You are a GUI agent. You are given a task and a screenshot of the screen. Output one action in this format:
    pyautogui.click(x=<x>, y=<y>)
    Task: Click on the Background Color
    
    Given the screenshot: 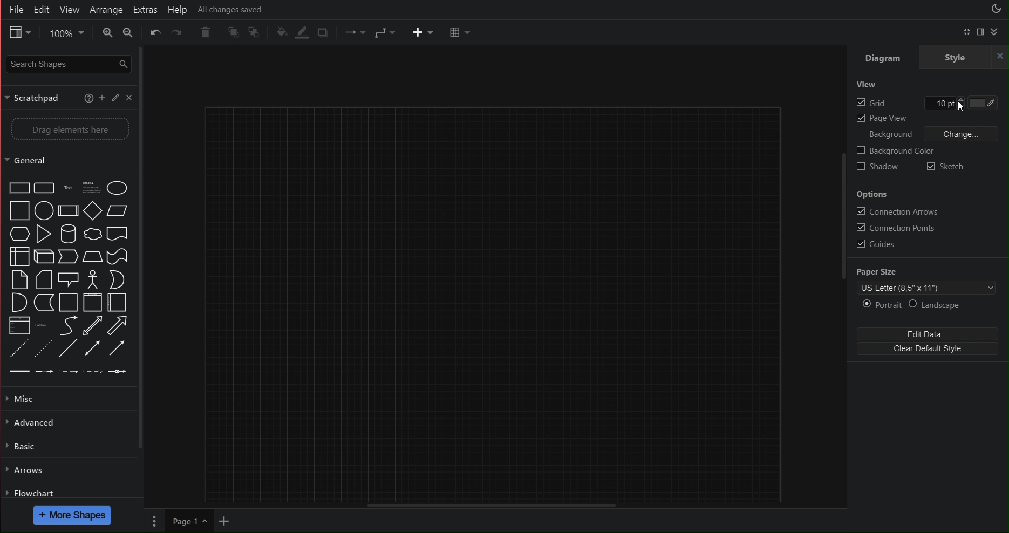 What is the action you would take?
    pyautogui.click(x=895, y=152)
    